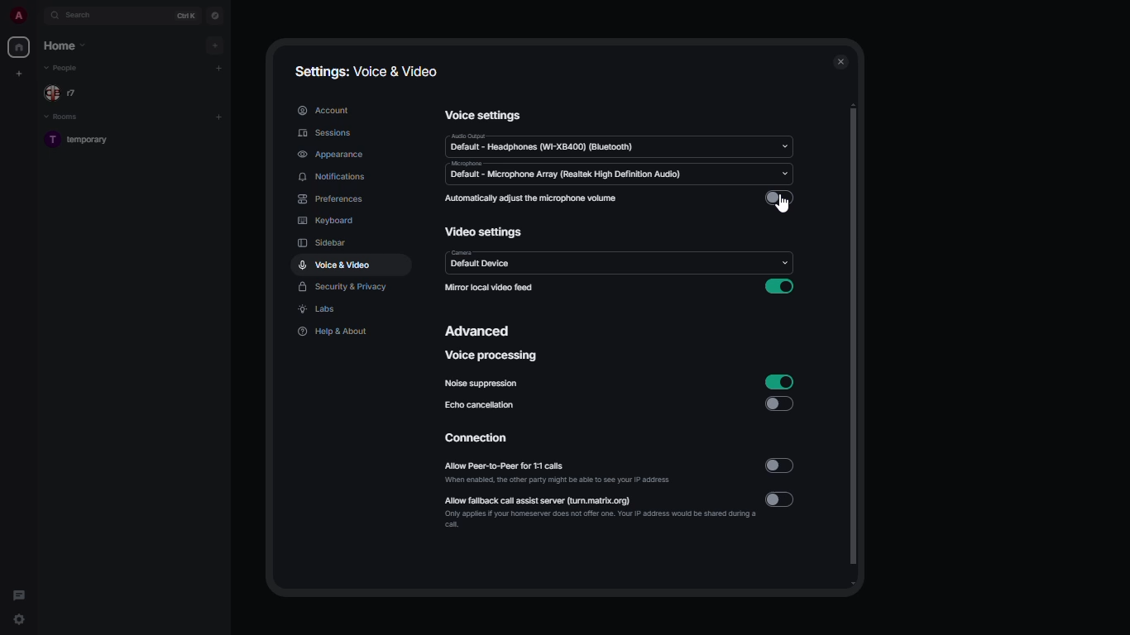 Image resolution: width=1130 pixels, height=635 pixels. I want to click on search, so click(79, 16).